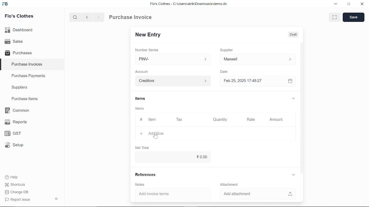 The height and width of the screenshot is (207, 369). Describe the element at coordinates (171, 157) in the screenshot. I see `0.00` at that location.